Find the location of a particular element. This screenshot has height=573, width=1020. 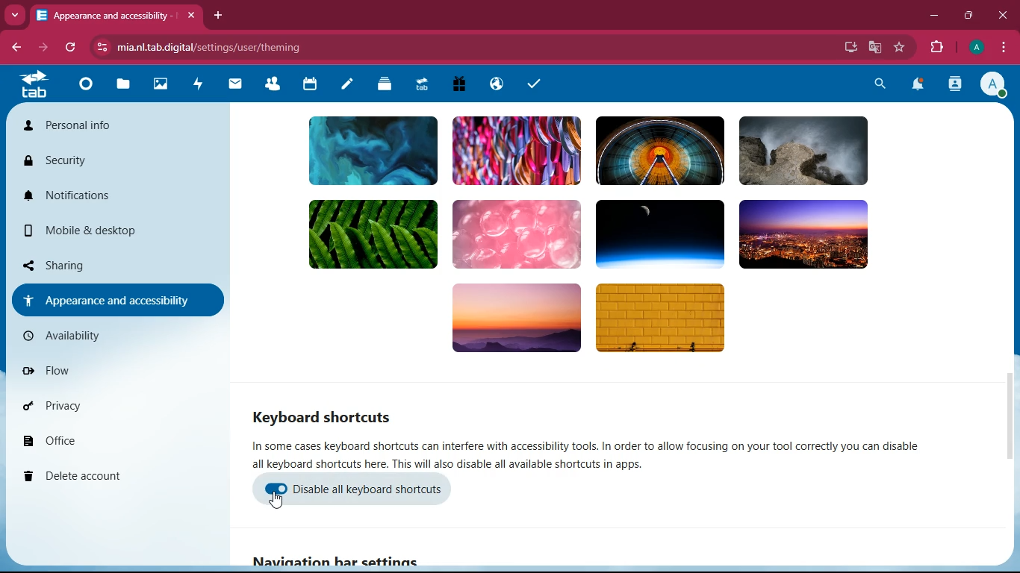

images is located at coordinates (161, 84).